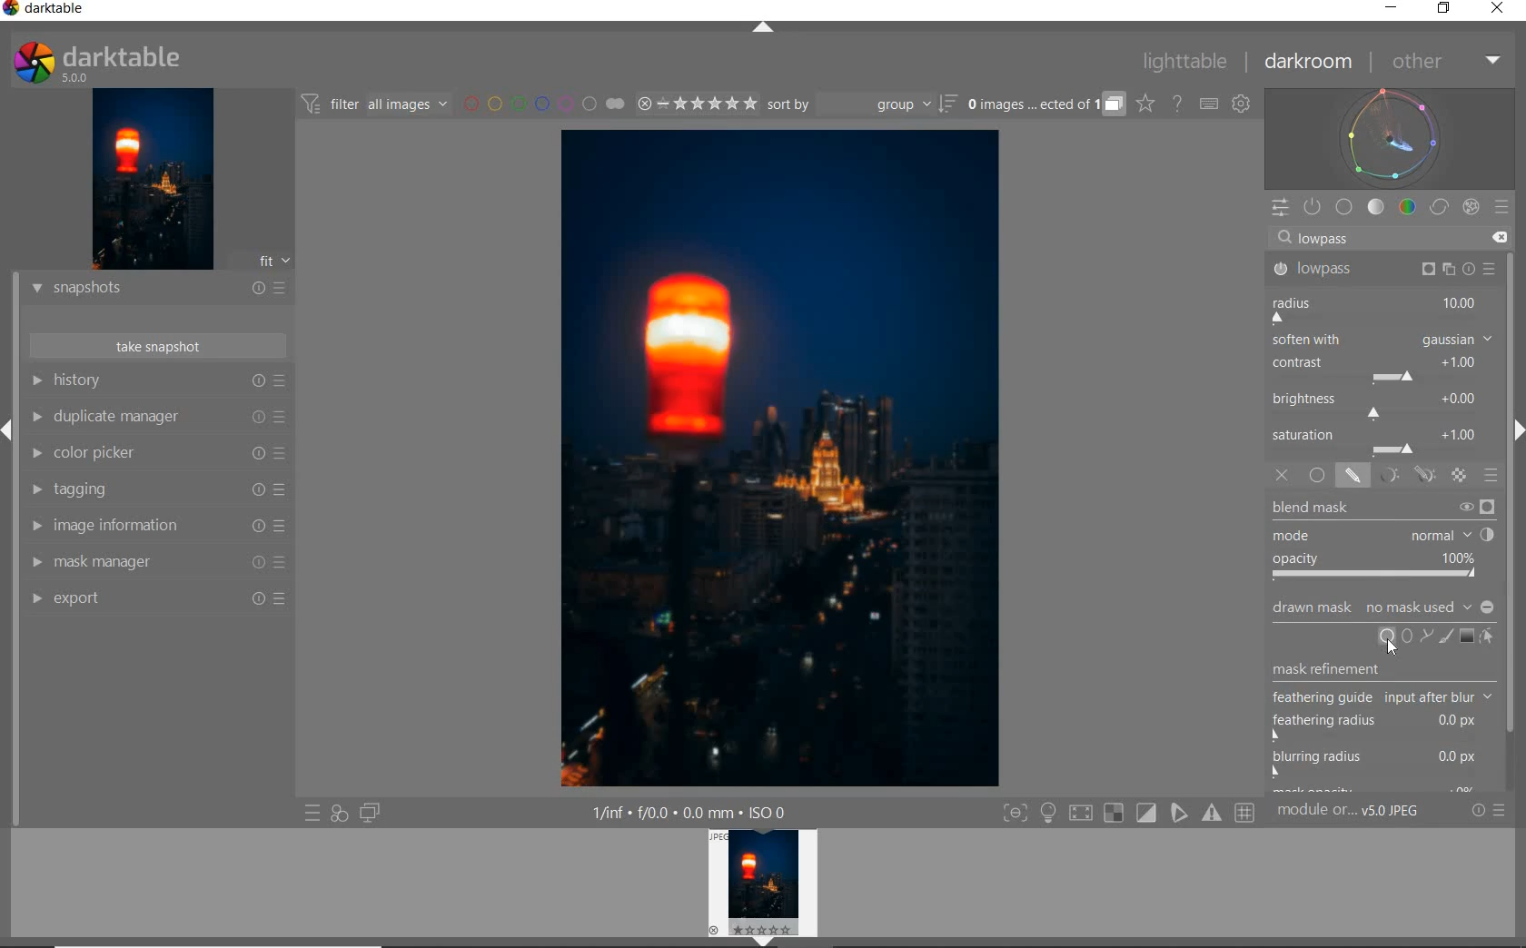 This screenshot has height=948, width=1526. I want to click on TAKE SNAPSHOT, so click(156, 347).